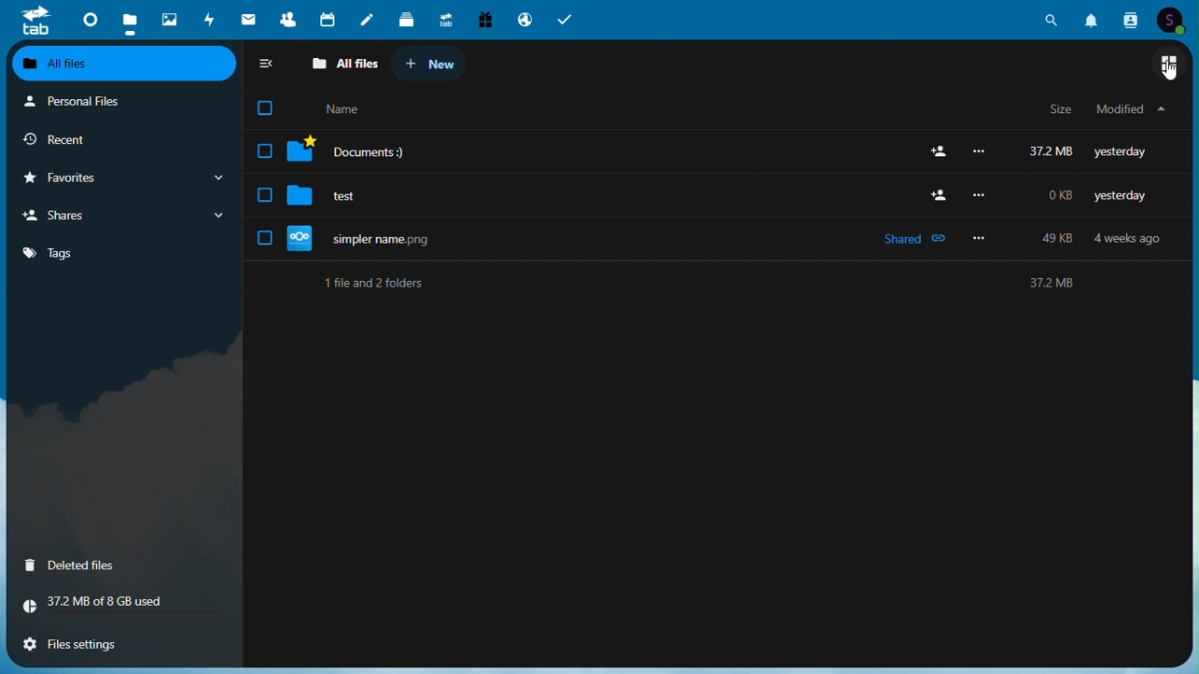  What do you see at coordinates (524, 18) in the screenshot?
I see `email hosting` at bounding box center [524, 18].